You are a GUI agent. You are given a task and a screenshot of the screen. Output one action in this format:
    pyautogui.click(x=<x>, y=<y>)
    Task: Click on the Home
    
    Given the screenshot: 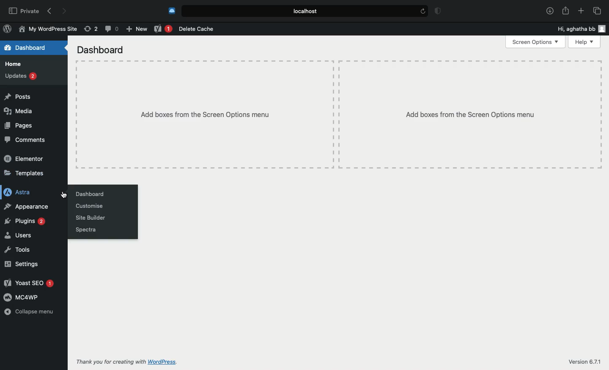 What is the action you would take?
    pyautogui.click(x=14, y=64)
    